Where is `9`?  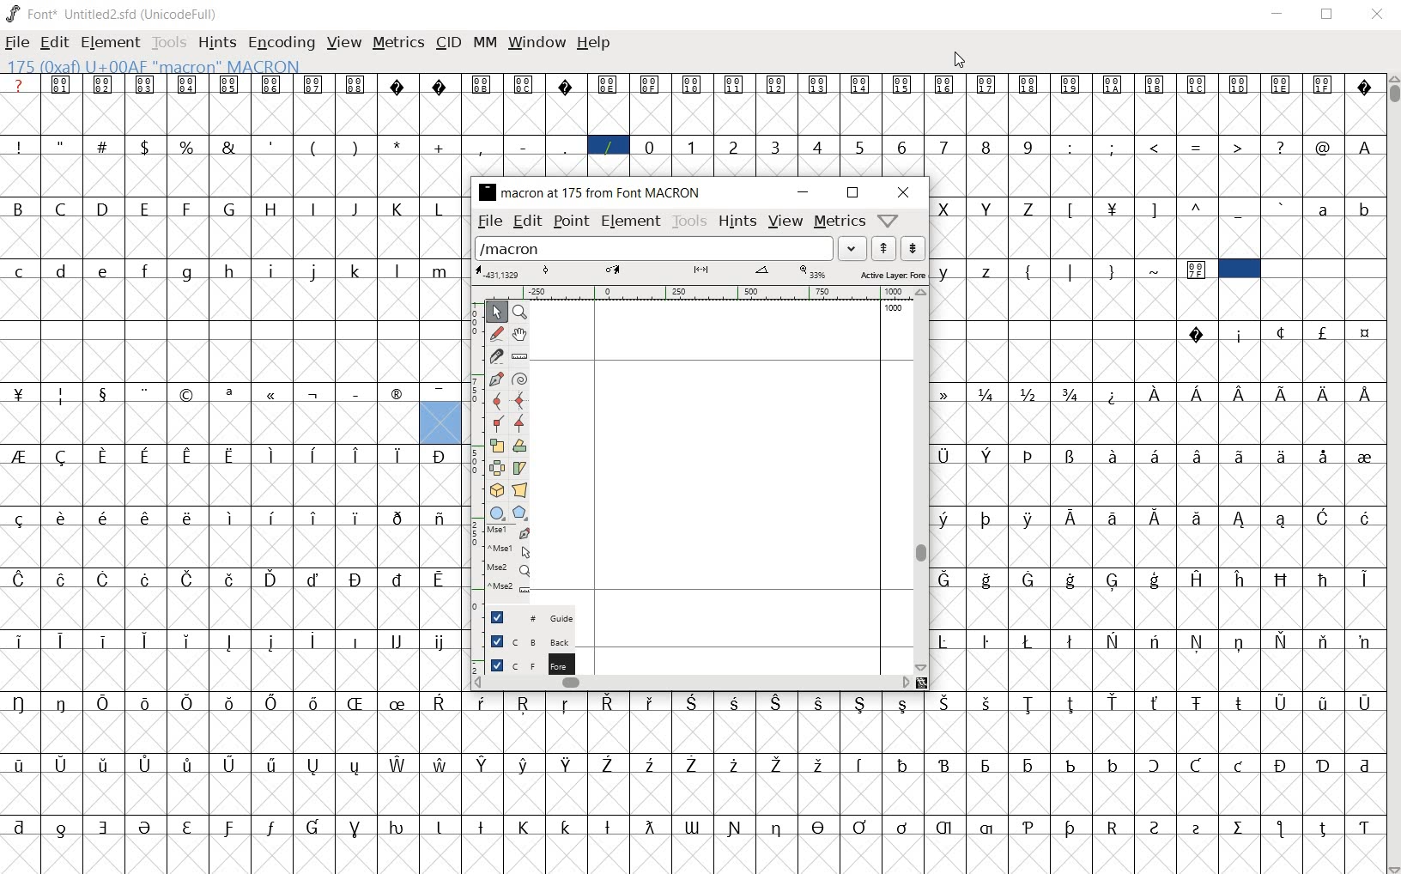
9 is located at coordinates (1030, 146).